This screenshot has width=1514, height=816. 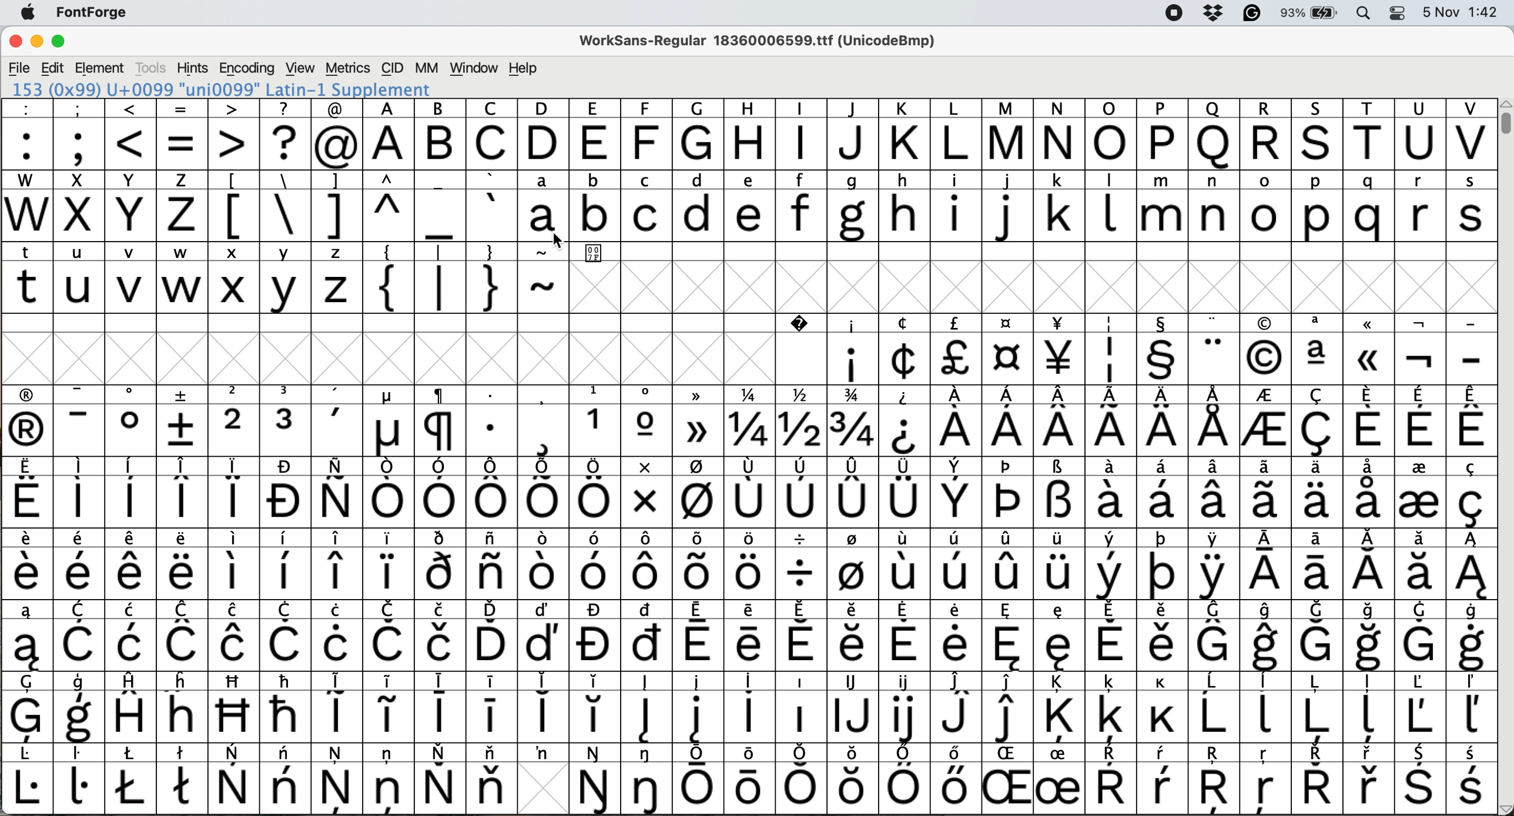 What do you see at coordinates (27, 564) in the screenshot?
I see `symbol` at bounding box center [27, 564].